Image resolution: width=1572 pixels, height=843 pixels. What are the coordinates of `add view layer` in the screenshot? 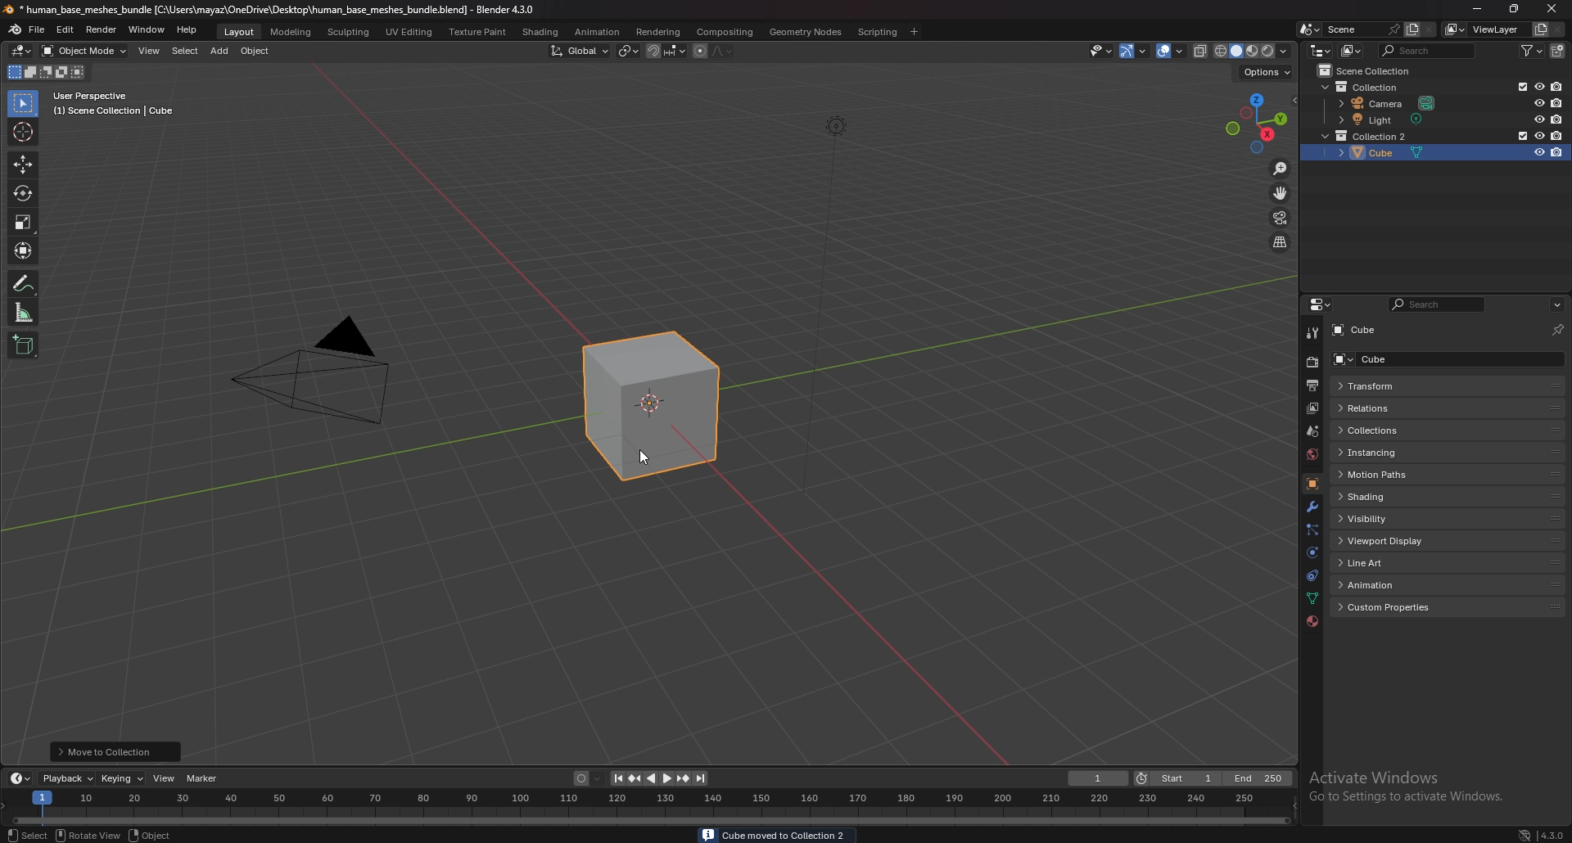 It's located at (1538, 29).